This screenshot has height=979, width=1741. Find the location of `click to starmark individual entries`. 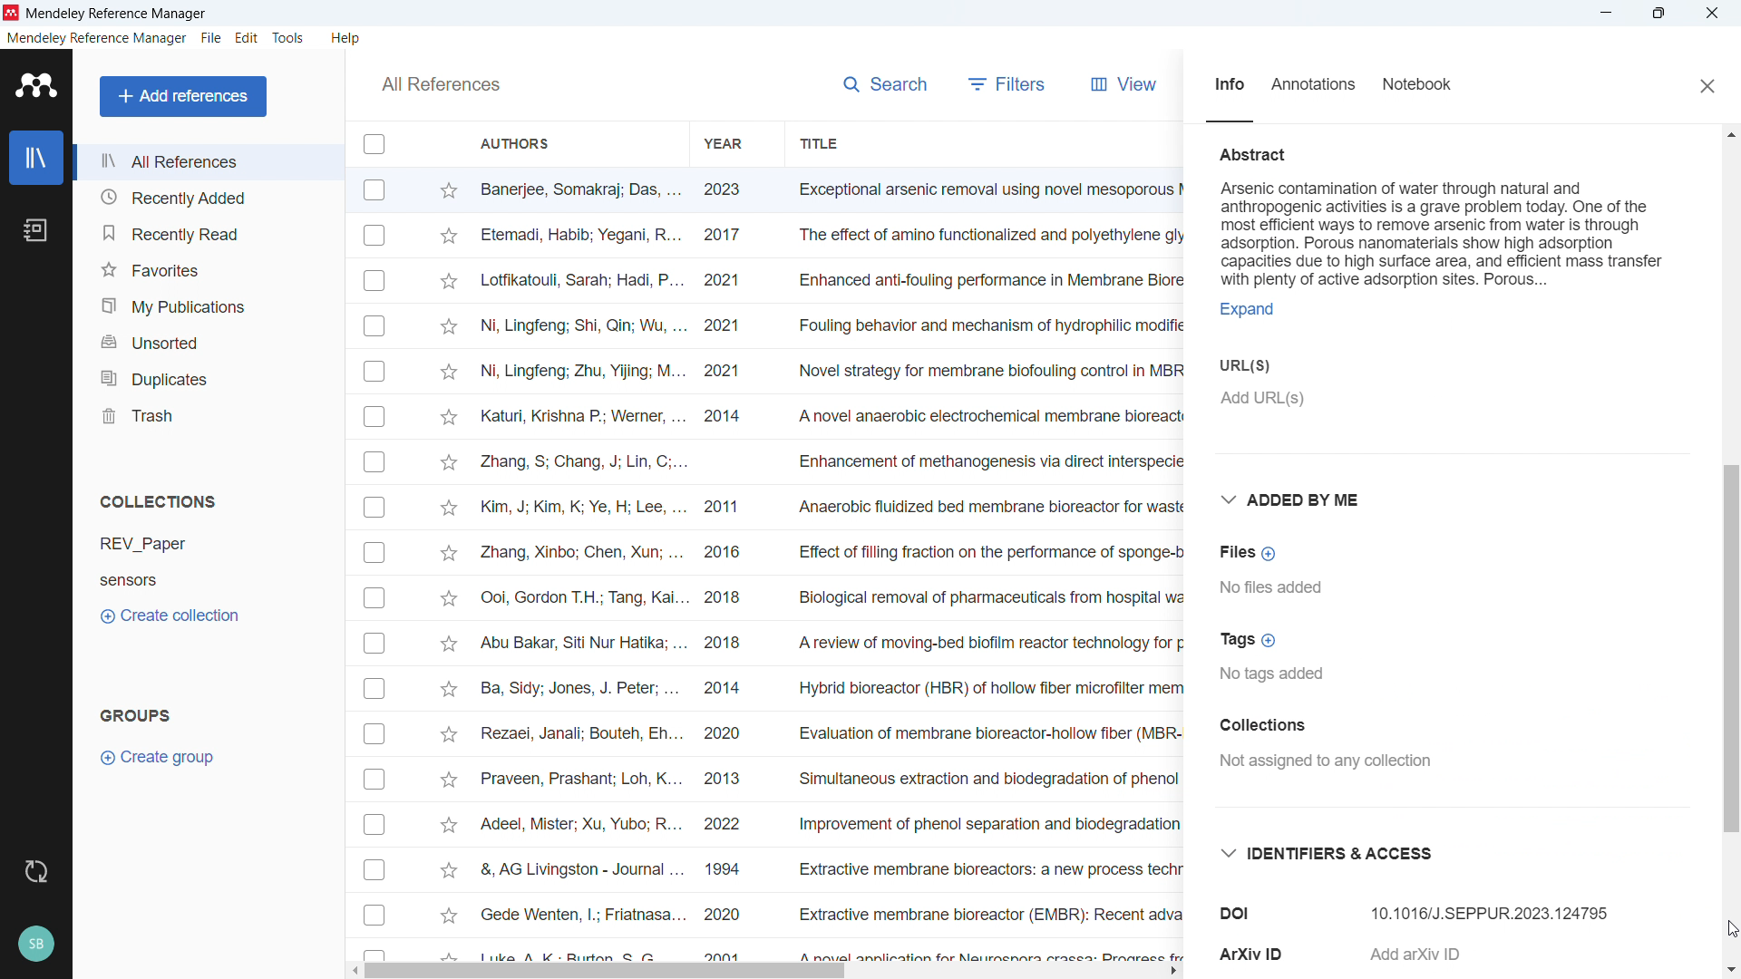

click to starmark individual entries is located at coordinates (450, 643).